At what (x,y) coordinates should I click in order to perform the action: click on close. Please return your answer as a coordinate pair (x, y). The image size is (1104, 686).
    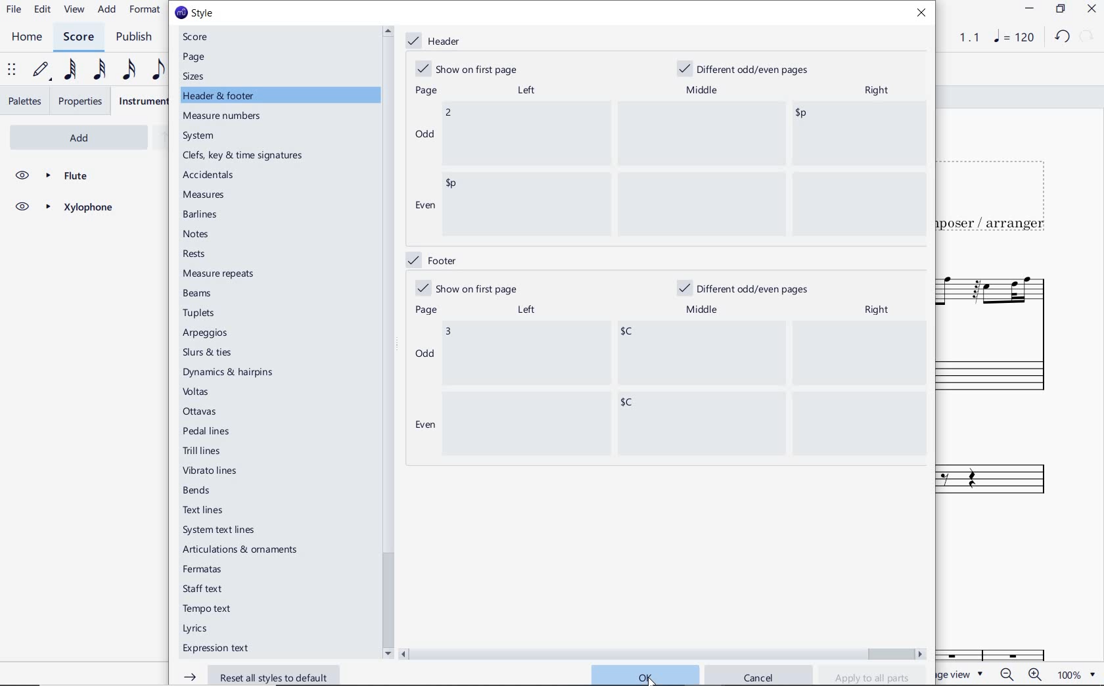
    Looking at the image, I should click on (925, 14).